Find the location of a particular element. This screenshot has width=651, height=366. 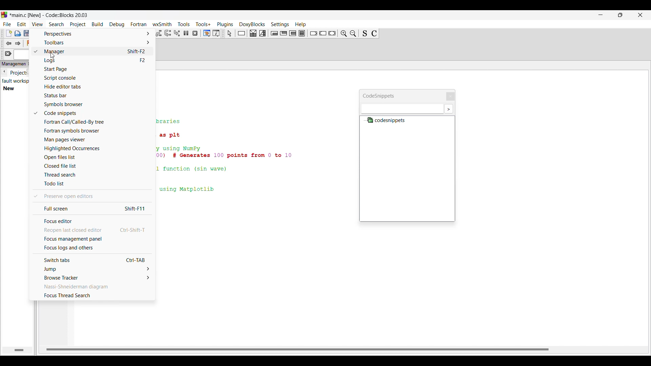

Various info is located at coordinates (216, 33).